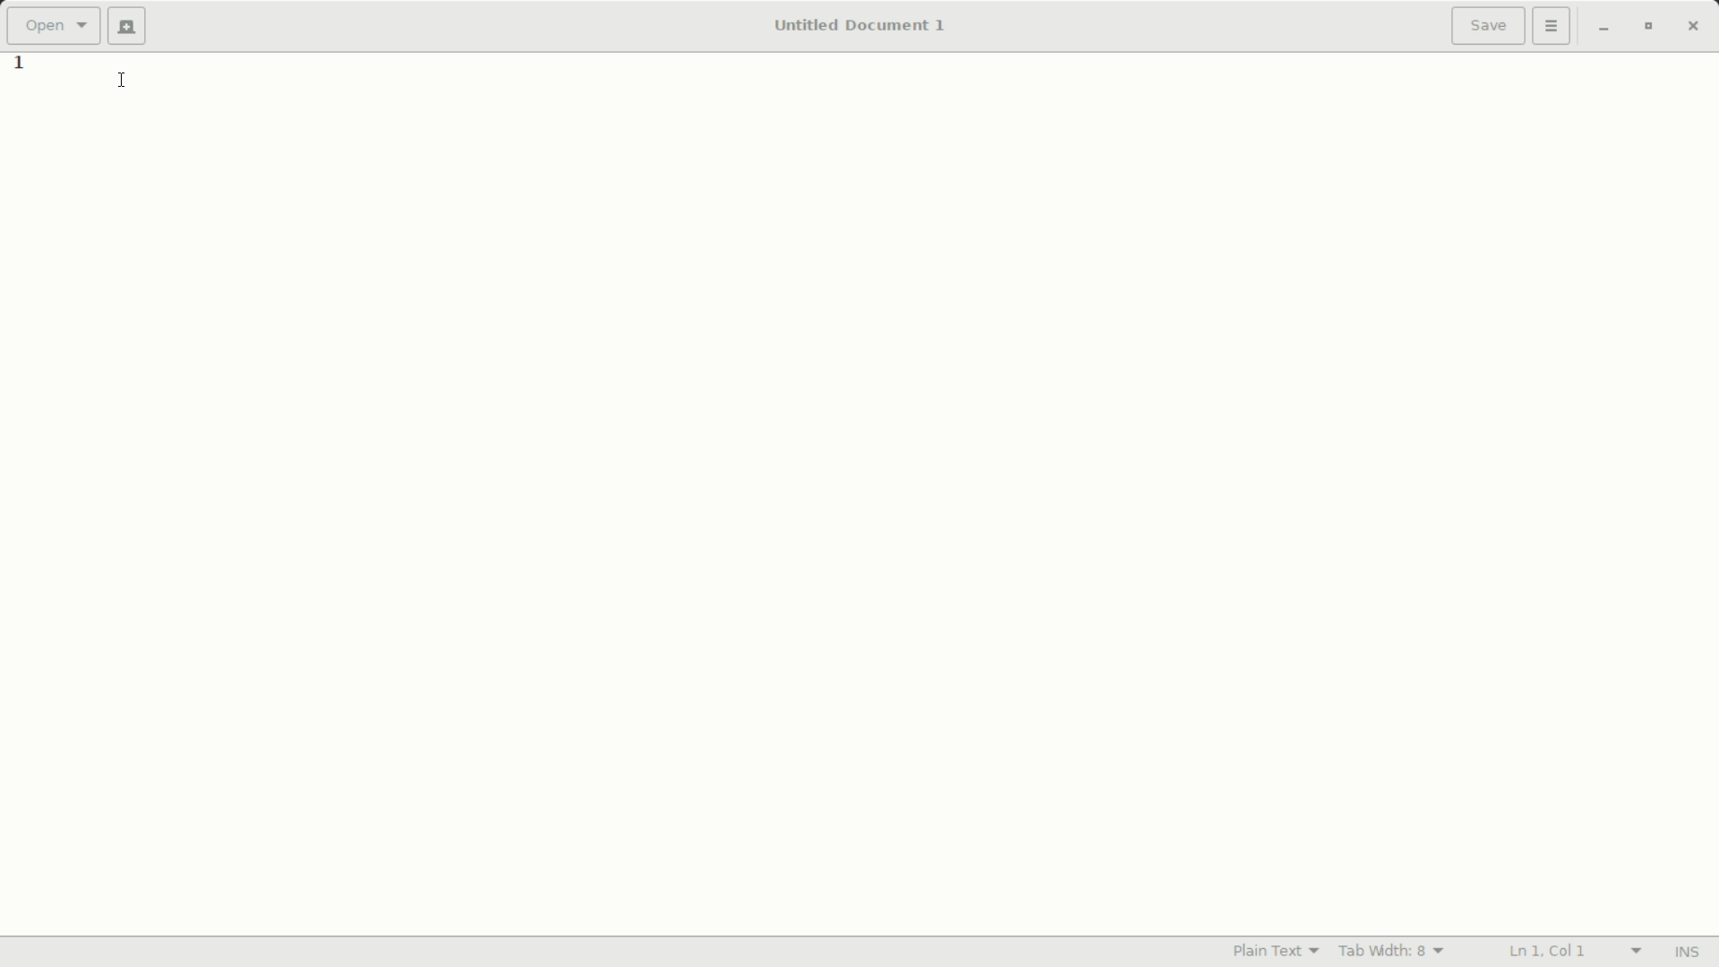  I want to click on 1, so click(21, 65).